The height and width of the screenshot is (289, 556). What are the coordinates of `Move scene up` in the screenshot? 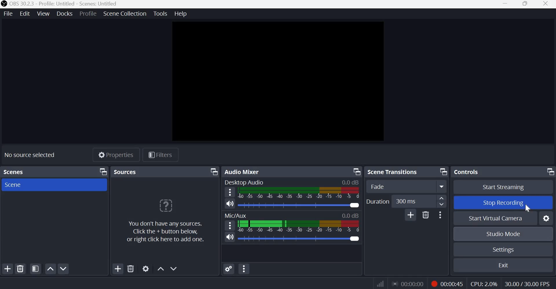 It's located at (50, 269).